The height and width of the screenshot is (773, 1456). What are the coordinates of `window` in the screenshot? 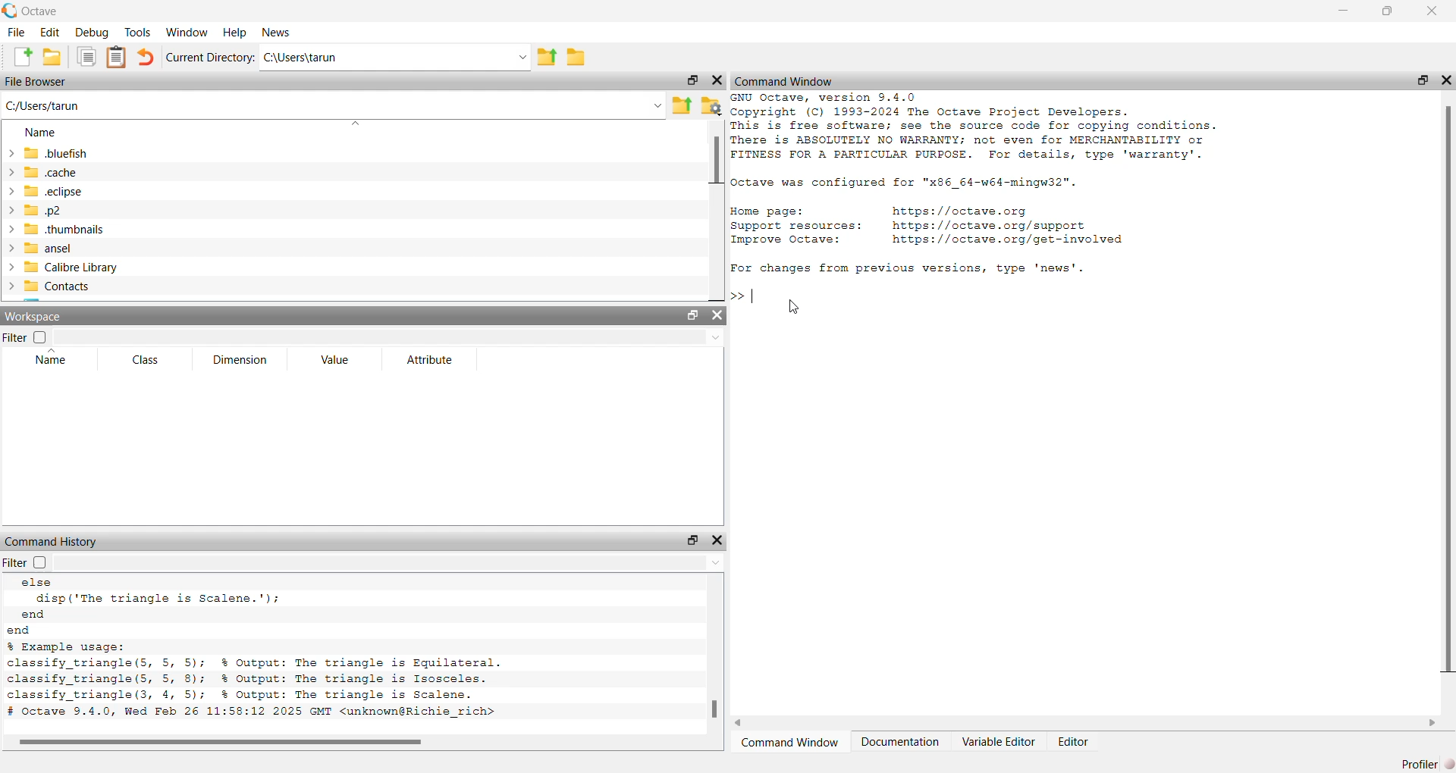 It's located at (188, 32).